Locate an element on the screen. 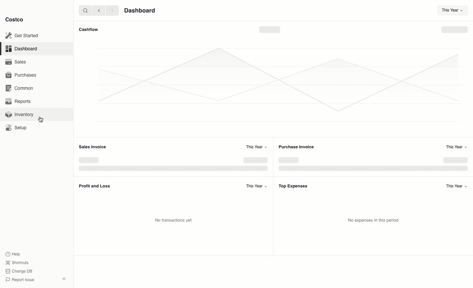 This screenshot has width=473, height=288. Dashboard is located at coordinates (140, 11).